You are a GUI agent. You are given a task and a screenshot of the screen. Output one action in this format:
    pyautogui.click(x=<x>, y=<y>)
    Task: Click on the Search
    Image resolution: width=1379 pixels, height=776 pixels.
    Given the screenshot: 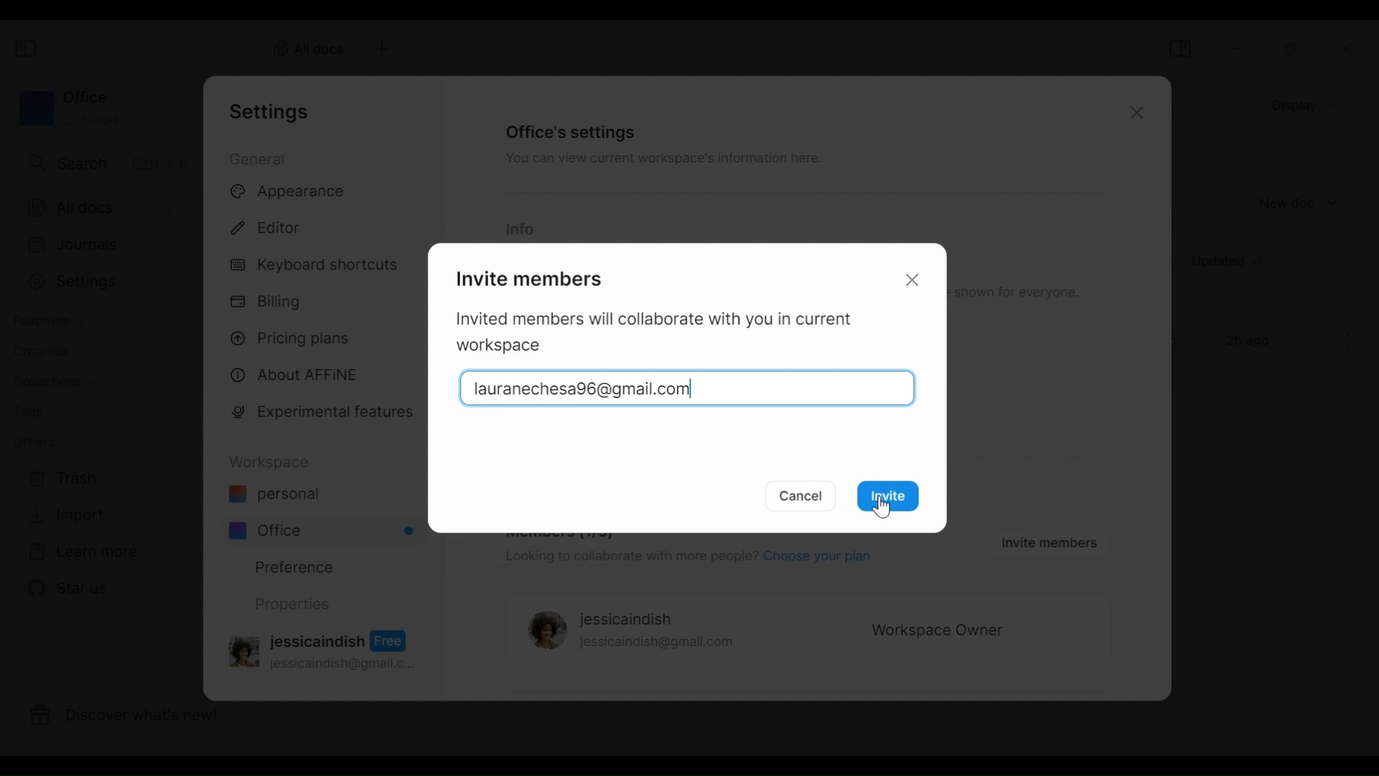 What is the action you would take?
    pyautogui.click(x=106, y=162)
    